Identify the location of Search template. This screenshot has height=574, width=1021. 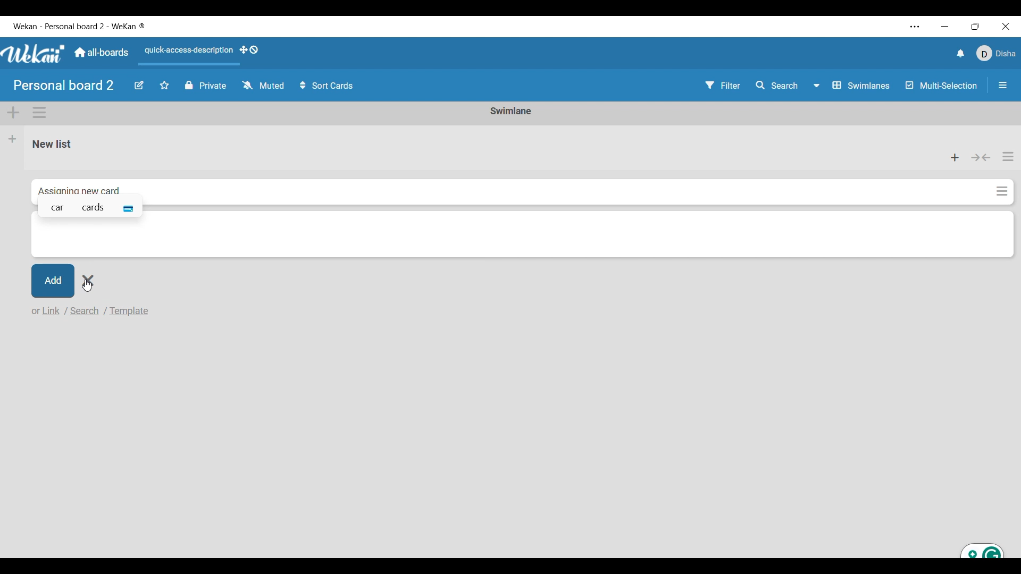
(129, 311).